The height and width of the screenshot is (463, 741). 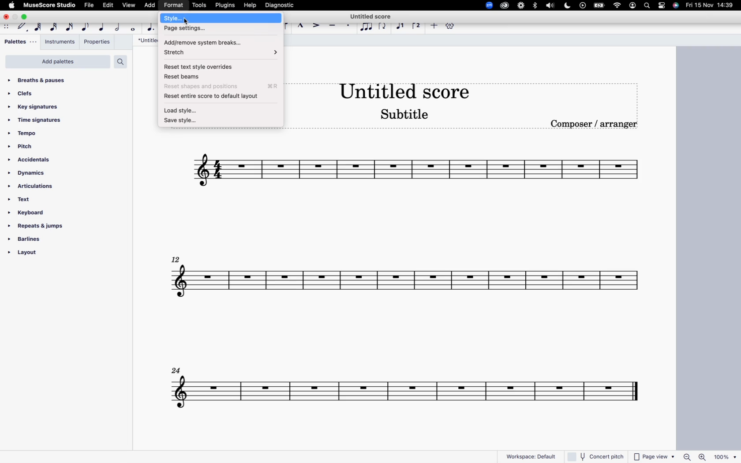 What do you see at coordinates (30, 94) in the screenshot?
I see `clefs` at bounding box center [30, 94].